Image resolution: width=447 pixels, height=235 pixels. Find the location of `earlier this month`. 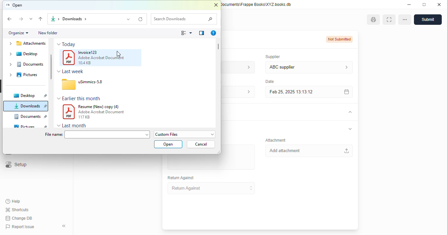

earlier this month is located at coordinates (81, 98).